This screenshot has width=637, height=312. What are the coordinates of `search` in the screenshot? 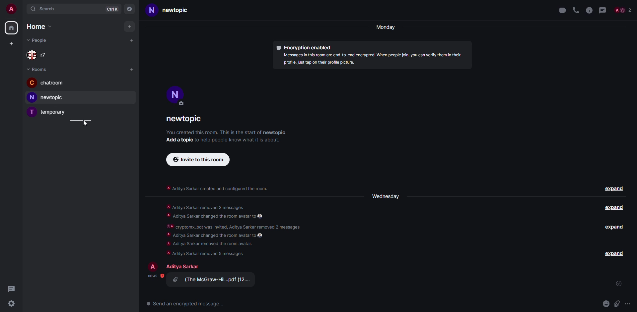 It's located at (44, 9).